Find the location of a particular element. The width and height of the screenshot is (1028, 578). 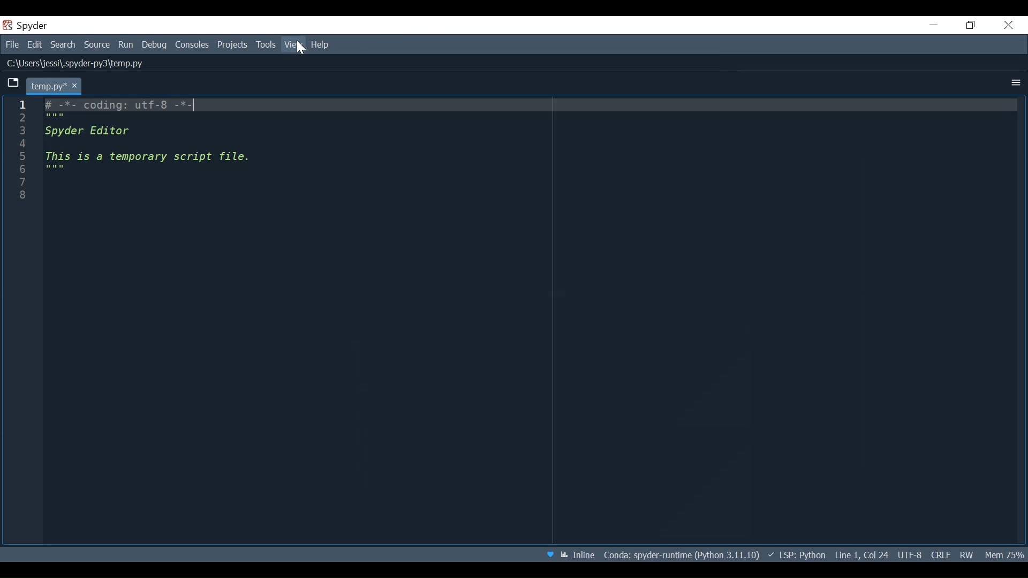

Browse tabs is located at coordinates (13, 83).